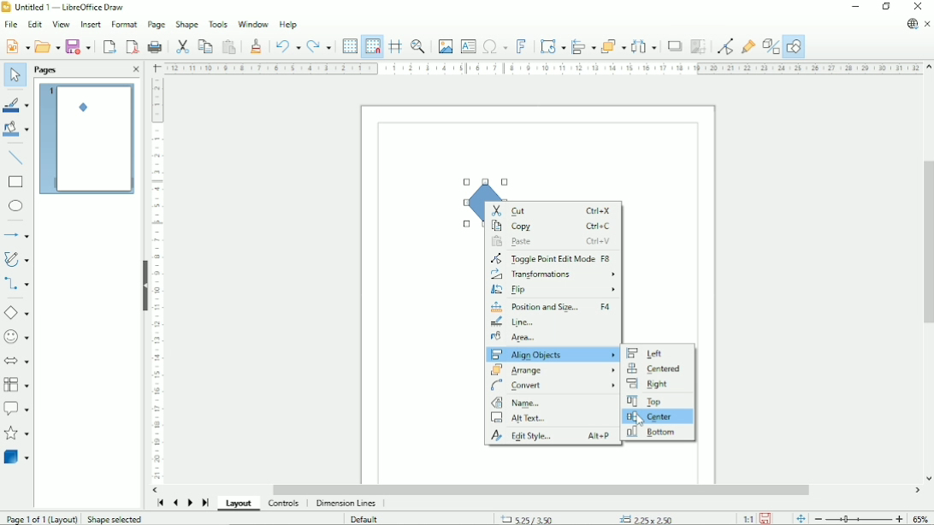  I want to click on Cut, so click(553, 209).